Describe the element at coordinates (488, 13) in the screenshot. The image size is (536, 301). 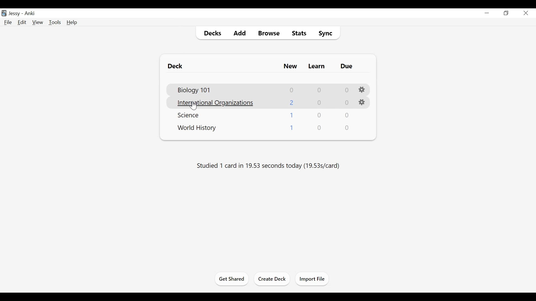
I see `minimize` at that location.